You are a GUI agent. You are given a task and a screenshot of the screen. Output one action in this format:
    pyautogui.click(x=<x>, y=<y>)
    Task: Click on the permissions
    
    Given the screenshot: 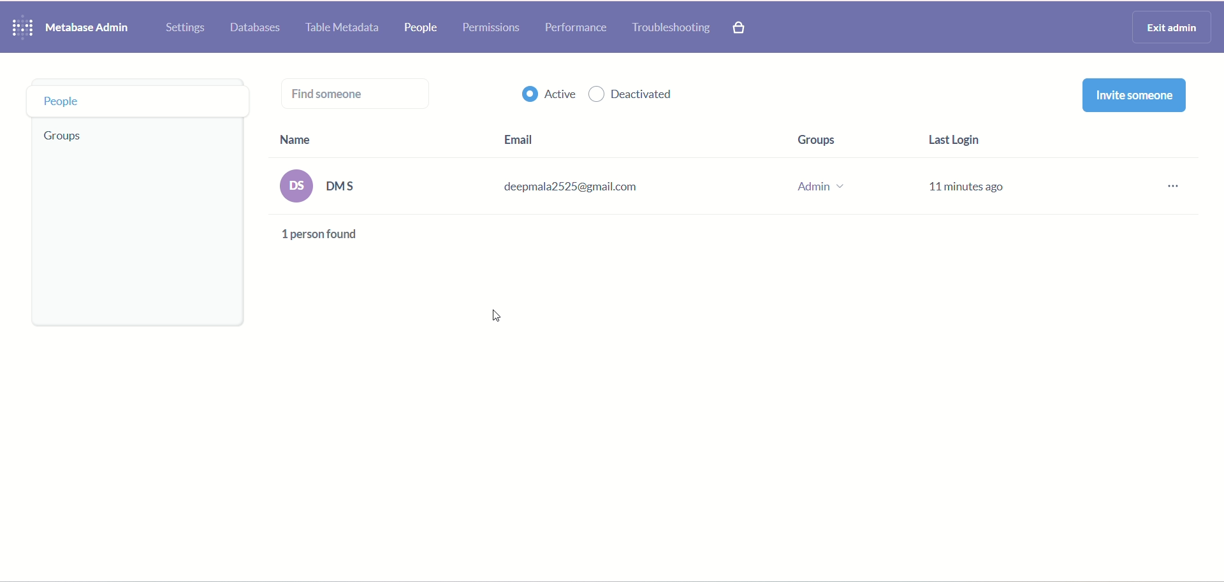 What is the action you would take?
    pyautogui.click(x=492, y=29)
    